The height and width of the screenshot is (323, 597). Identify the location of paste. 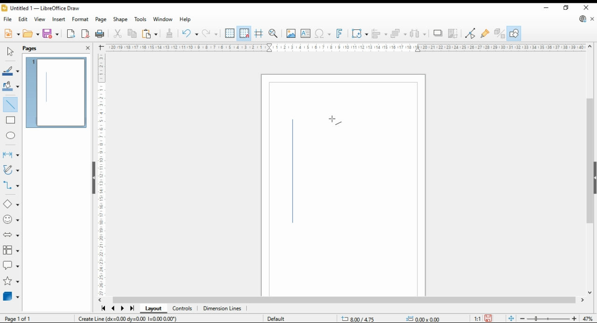
(149, 34).